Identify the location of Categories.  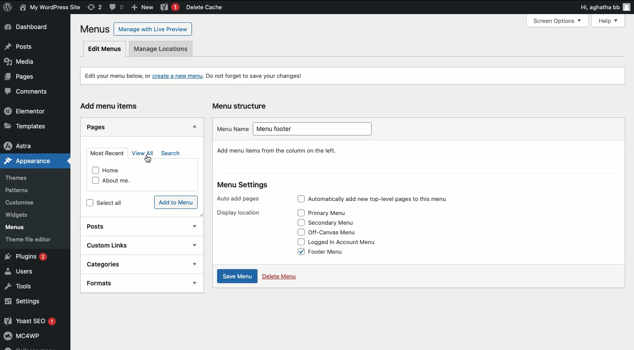
(131, 263).